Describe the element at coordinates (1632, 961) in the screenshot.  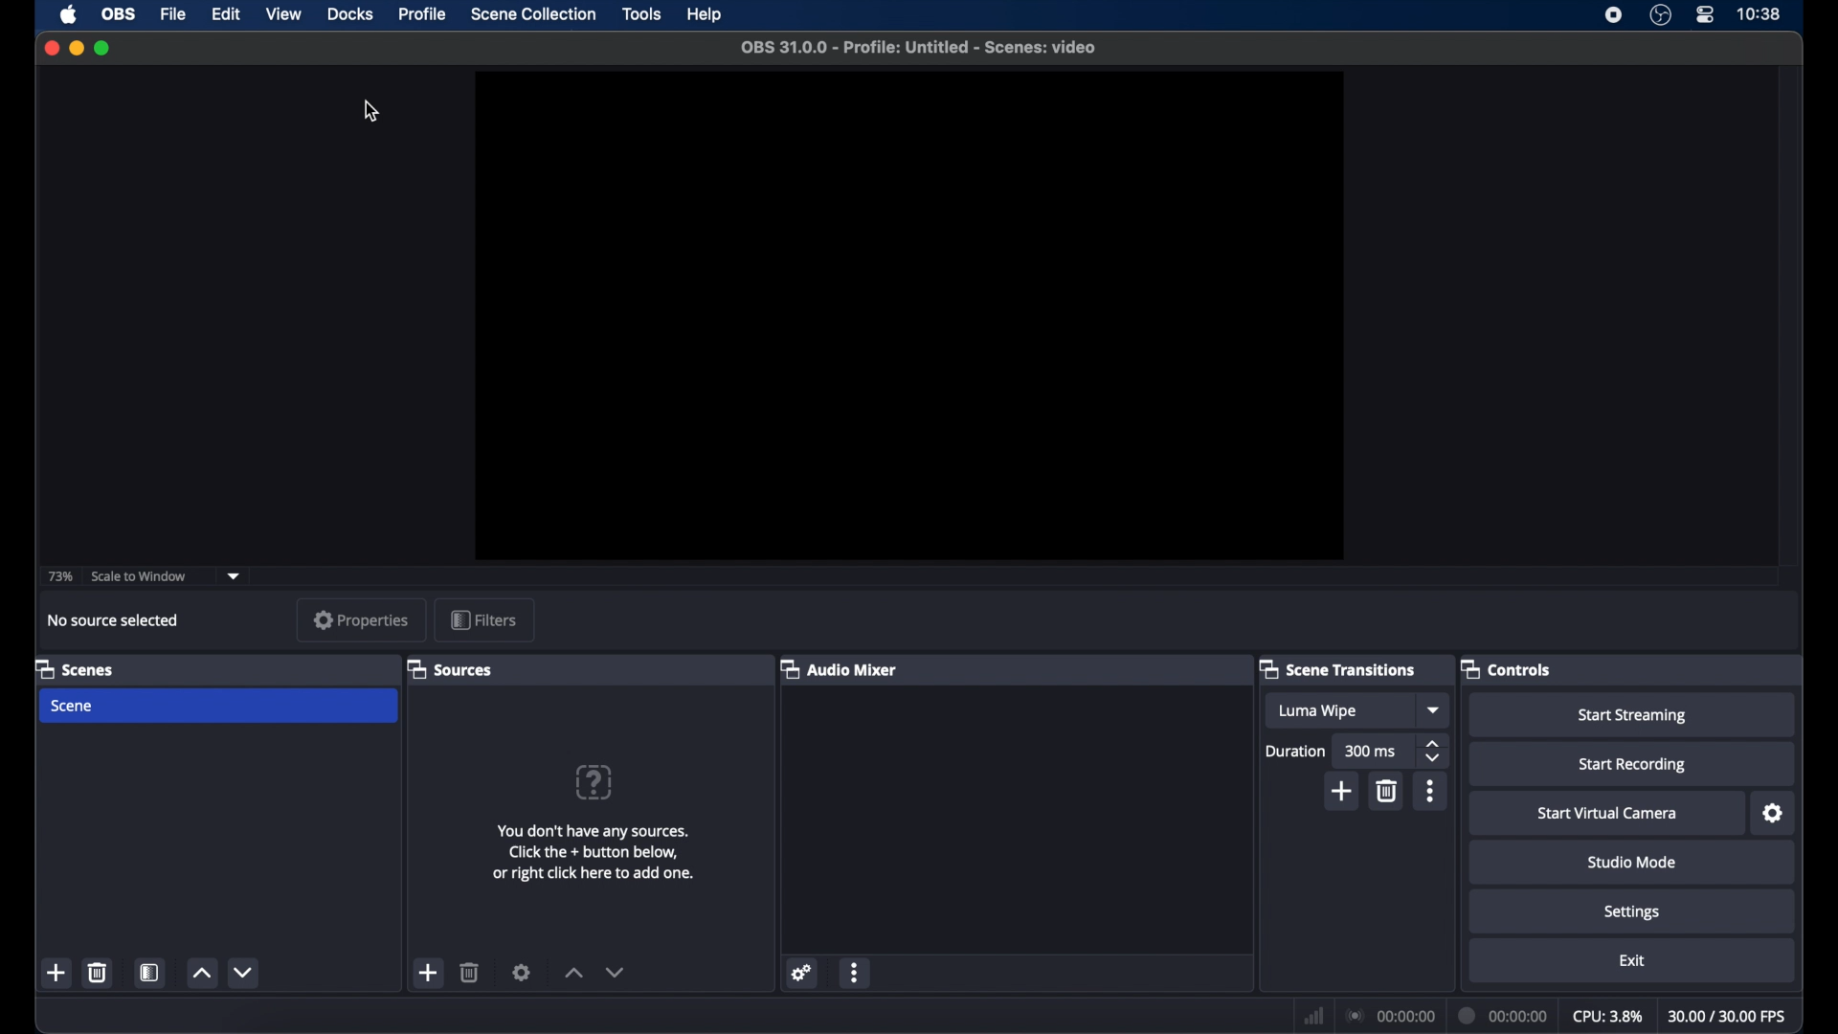
I see `exit` at that location.